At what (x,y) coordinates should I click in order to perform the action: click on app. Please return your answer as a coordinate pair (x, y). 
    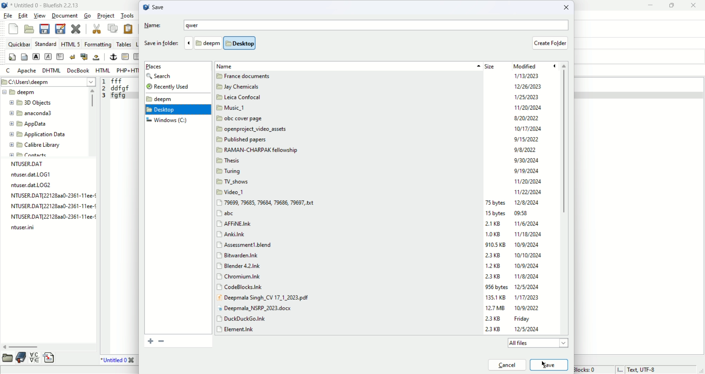
    Looking at the image, I should click on (28, 124).